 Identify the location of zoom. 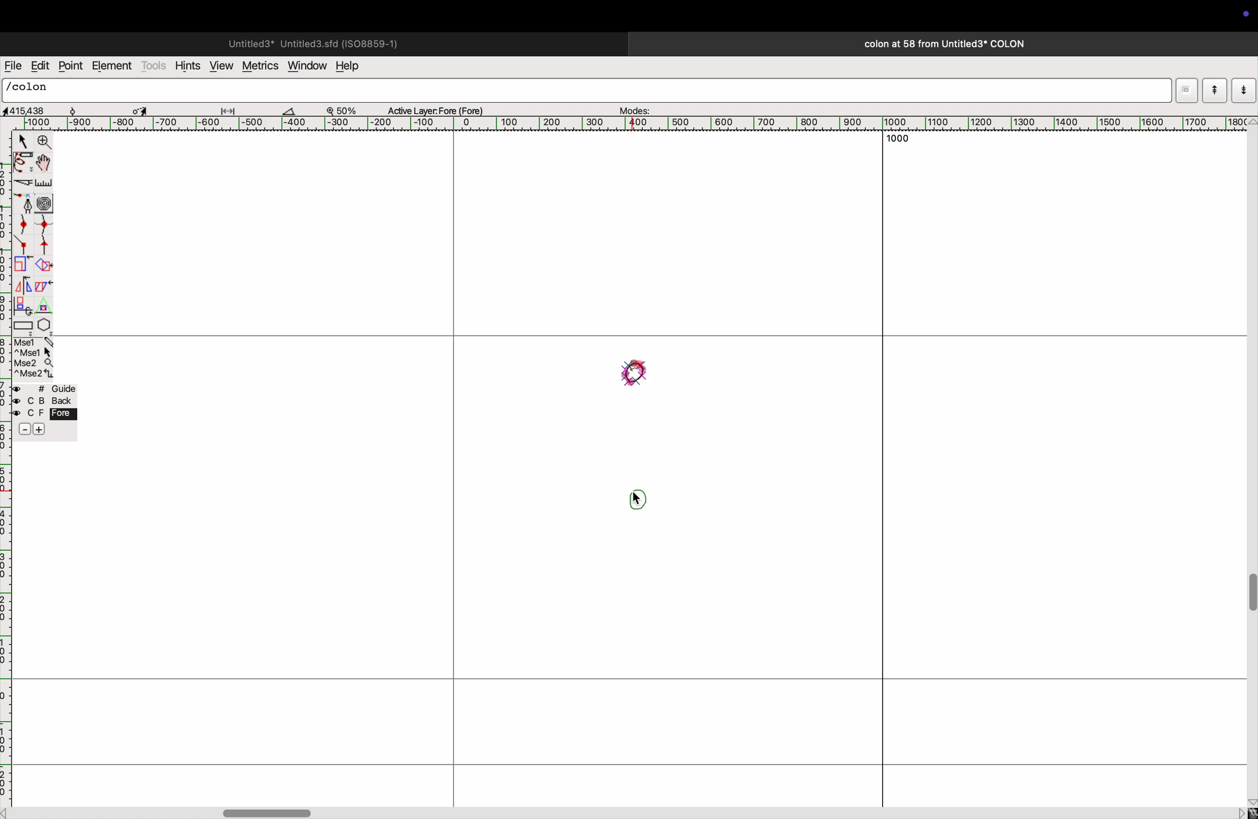
(45, 142).